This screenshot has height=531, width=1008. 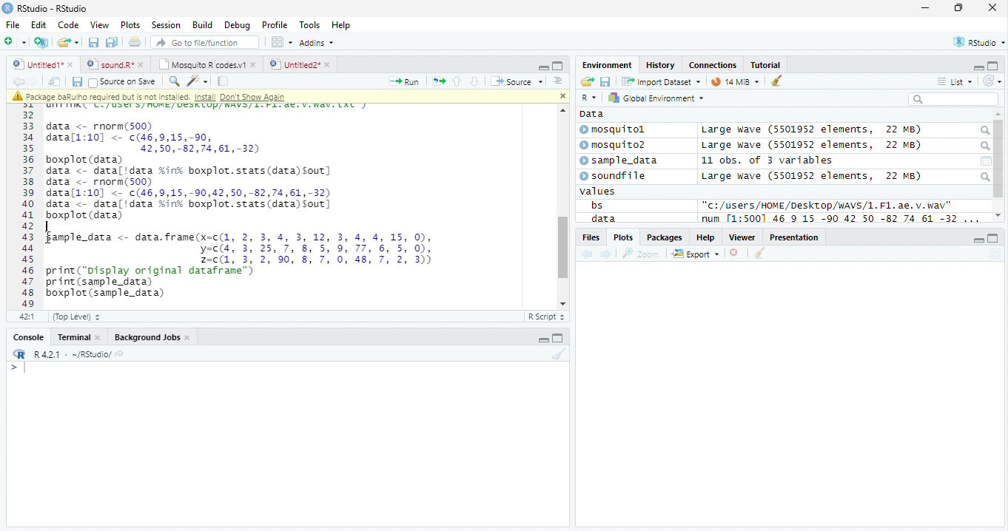 I want to click on Build, so click(x=203, y=24).